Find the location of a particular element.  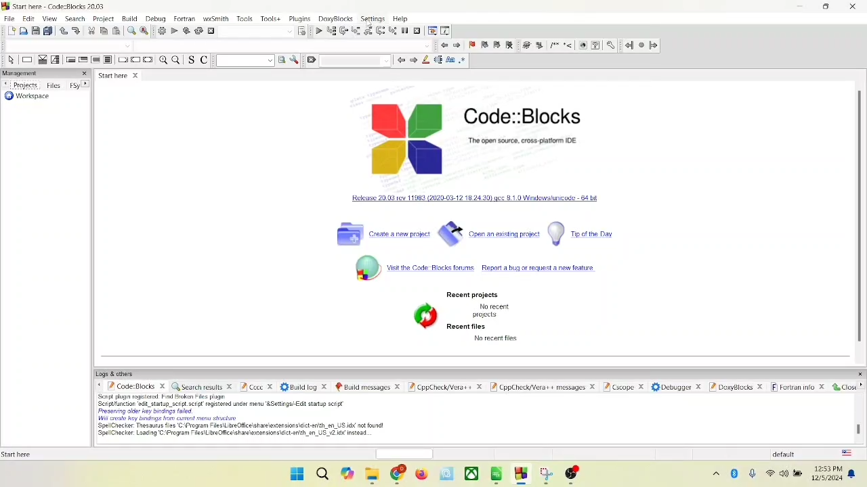

back is located at coordinates (444, 45).